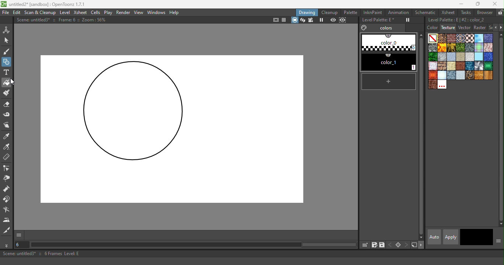 The width and height of the screenshot is (504, 265). Describe the element at coordinates (307, 12) in the screenshot. I see `Drawing` at that location.